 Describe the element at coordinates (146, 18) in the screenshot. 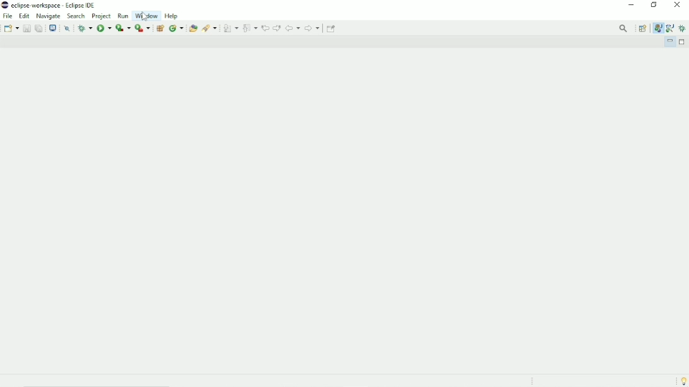

I see `Cursor` at that location.